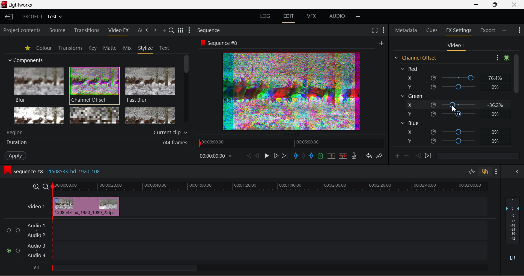  What do you see at coordinates (410, 123) in the screenshot?
I see `Blue` at bounding box center [410, 123].